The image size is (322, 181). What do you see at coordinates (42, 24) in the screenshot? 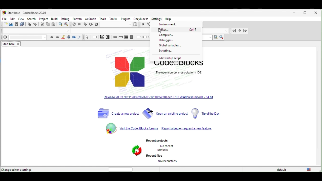
I see `cut` at bounding box center [42, 24].